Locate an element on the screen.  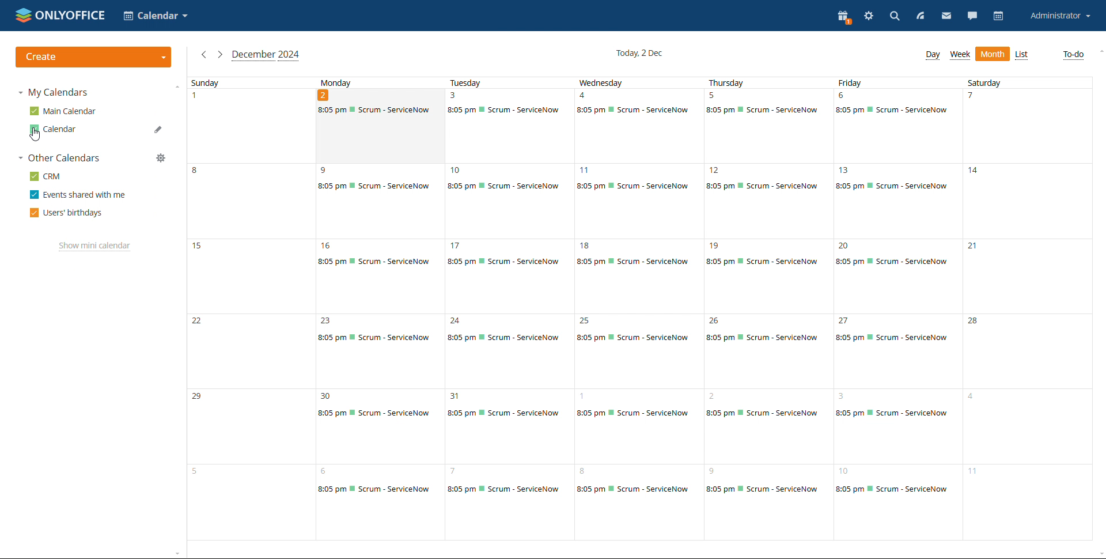
select application is located at coordinates (157, 16).